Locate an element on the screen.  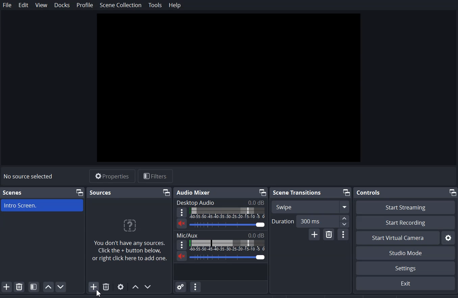
Open source Properties is located at coordinates (121, 287).